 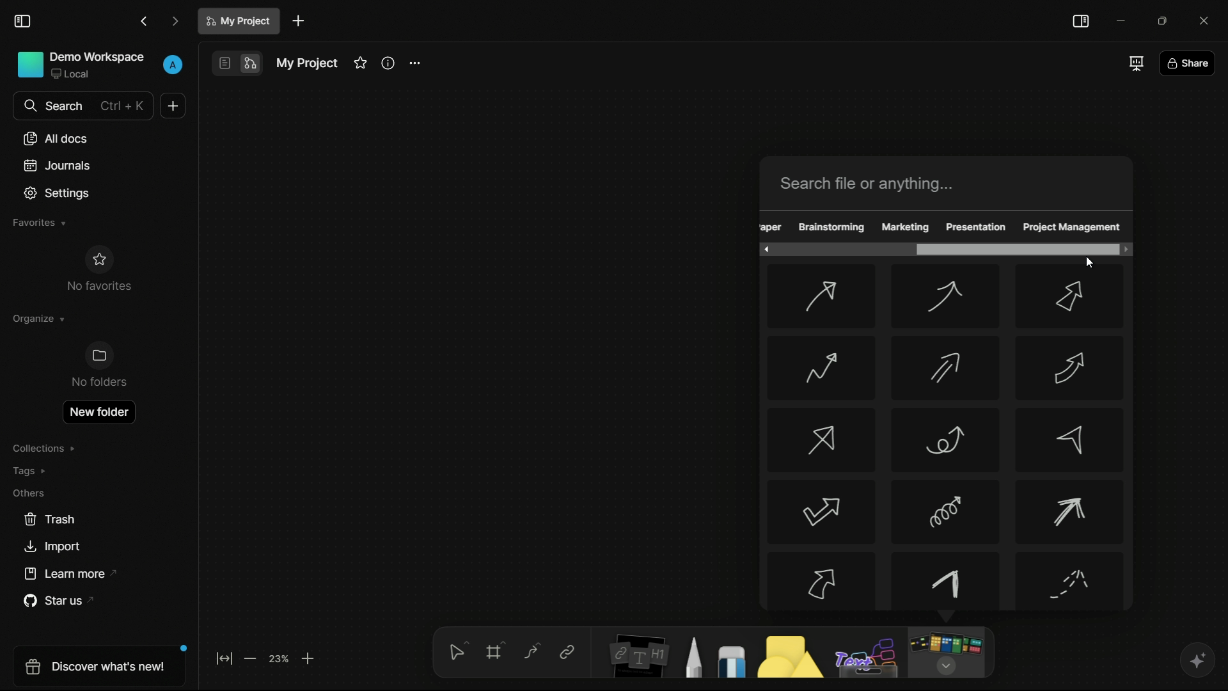 What do you see at coordinates (37, 319) in the screenshot?
I see `organize` at bounding box center [37, 319].